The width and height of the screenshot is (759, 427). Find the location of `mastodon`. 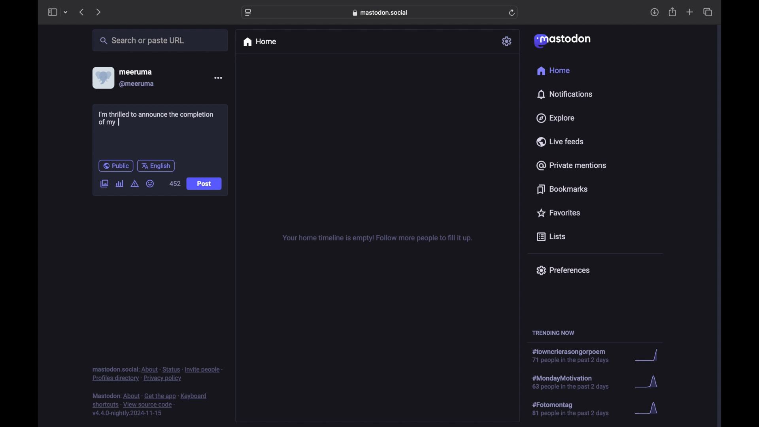

mastodon is located at coordinates (563, 41).